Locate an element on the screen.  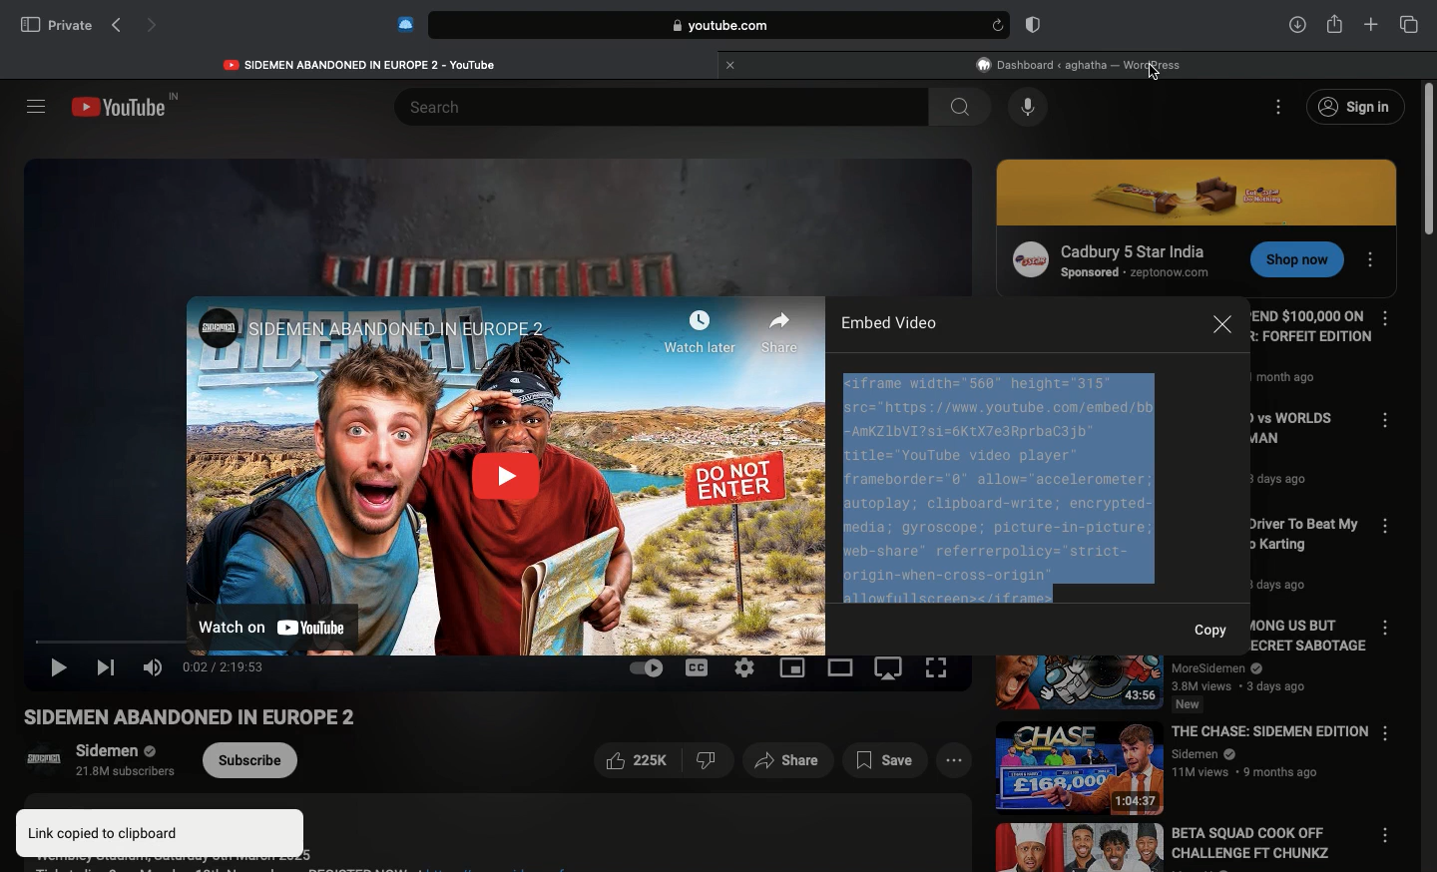
Tabs is located at coordinates (1409, 24).